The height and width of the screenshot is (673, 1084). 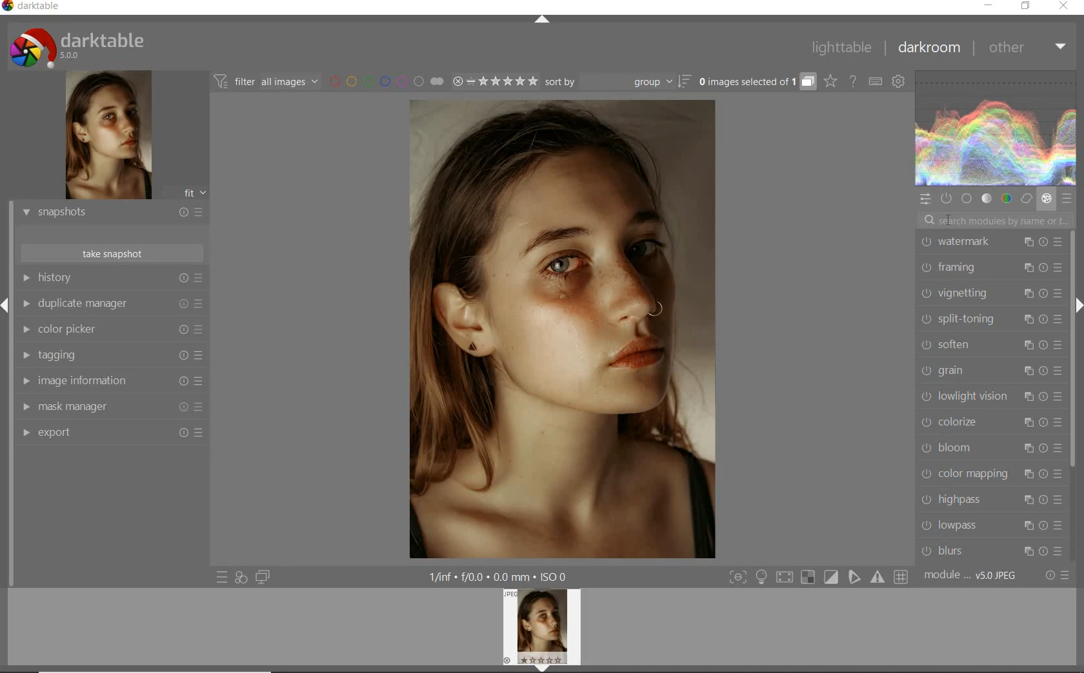 I want to click on set keyboard shortcuts, so click(x=874, y=82).